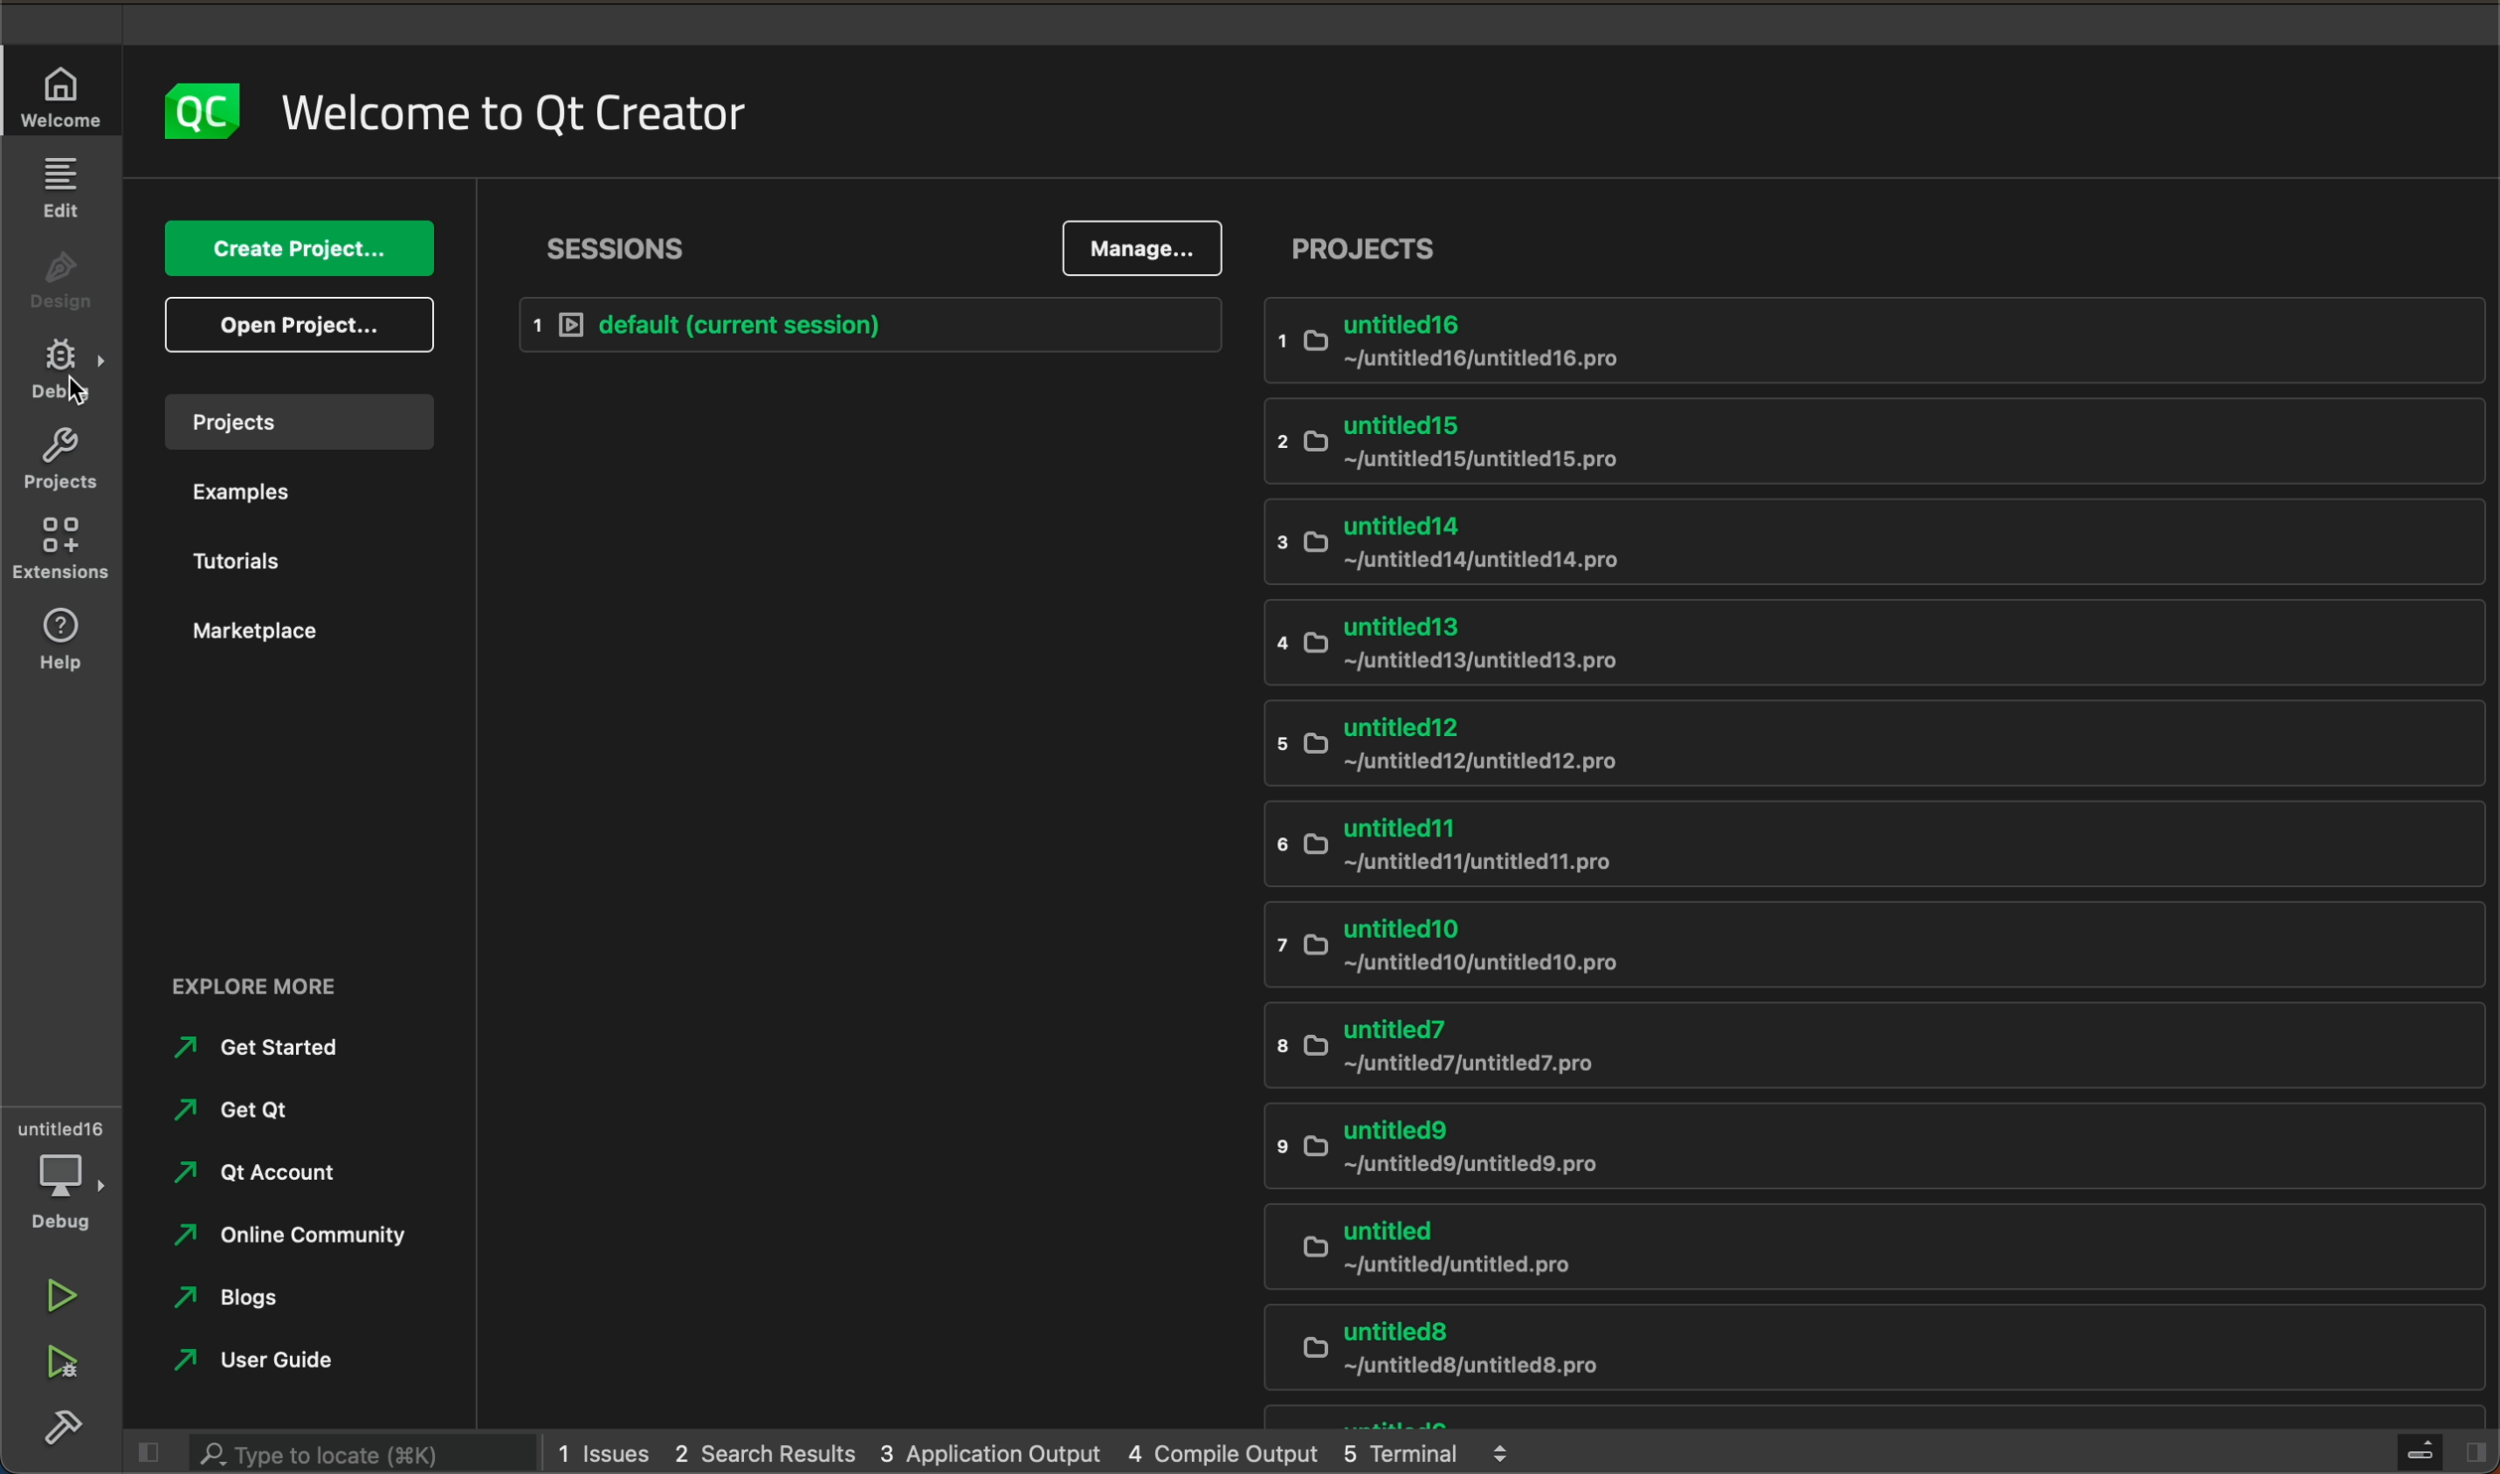  What do you see at coordinates (299, 419) in the screenshot?
I see `projects` at bounding box center [299, 419].